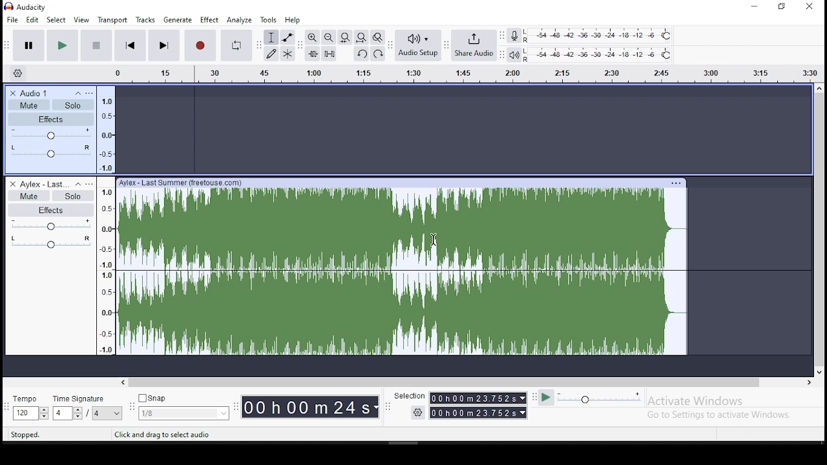 The width and height of the screenshot is (827, 465). I want to click on solo, so click(71, 195).